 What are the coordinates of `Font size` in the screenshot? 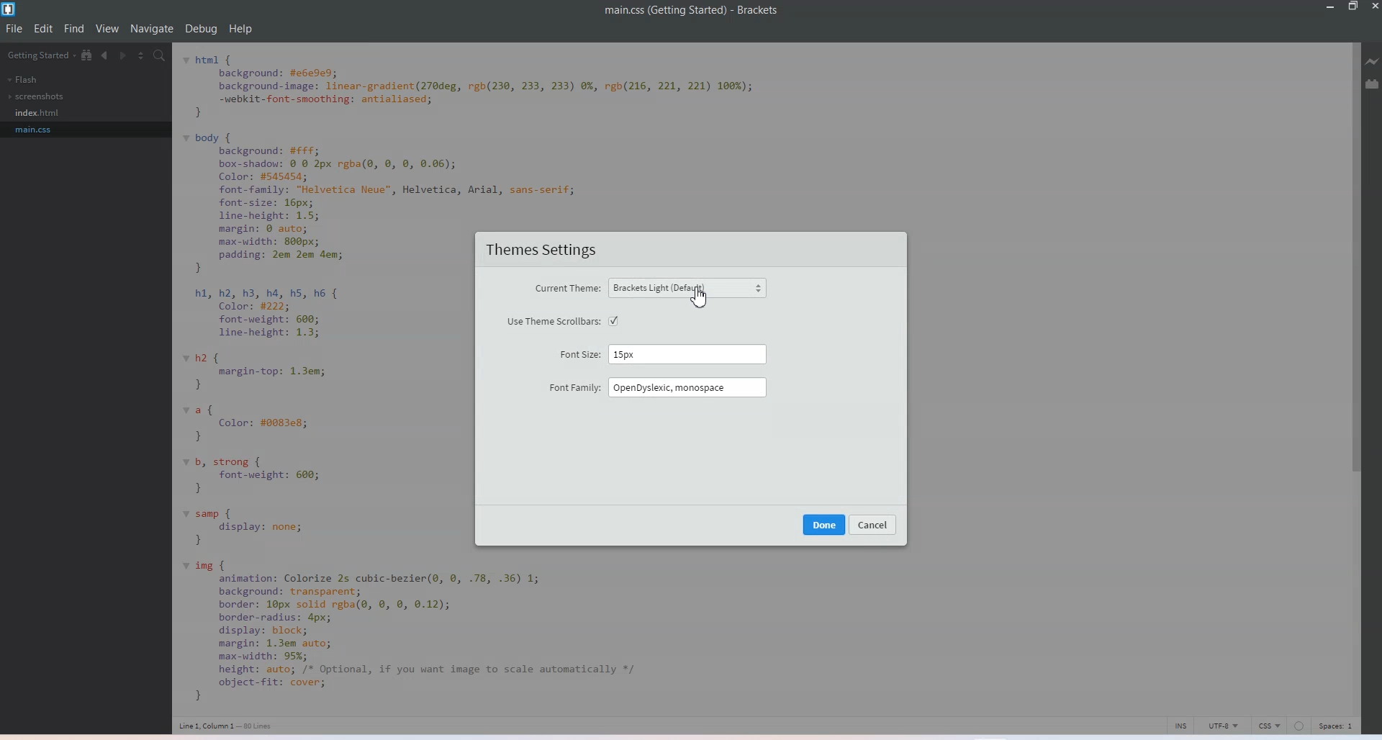 It's located at (579, 355).